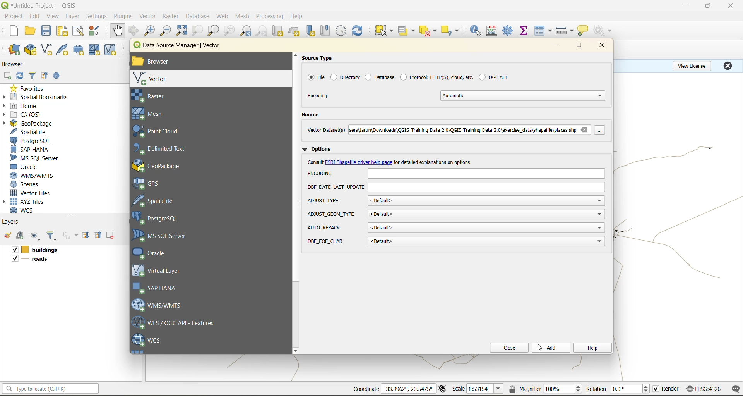 This screenshot has width=743, height=396. What do you see at coordinates (478, 31) in the screenshot?
I see `identify features` at bounding box center [478, 31].